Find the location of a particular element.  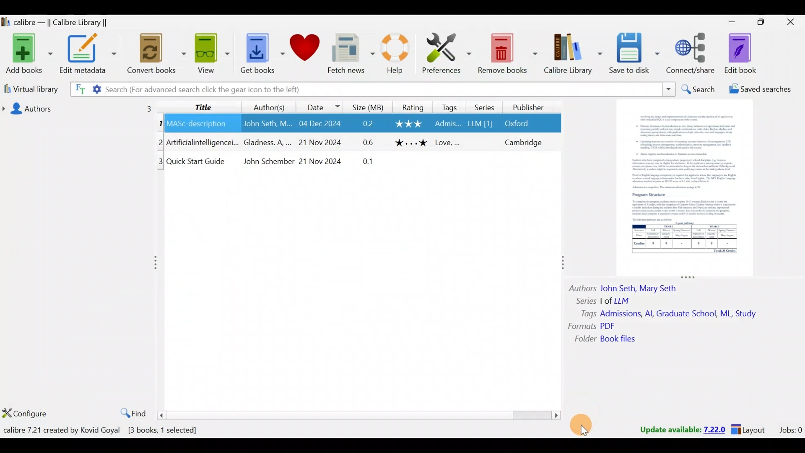

Series is located at coordinates (487, 107).